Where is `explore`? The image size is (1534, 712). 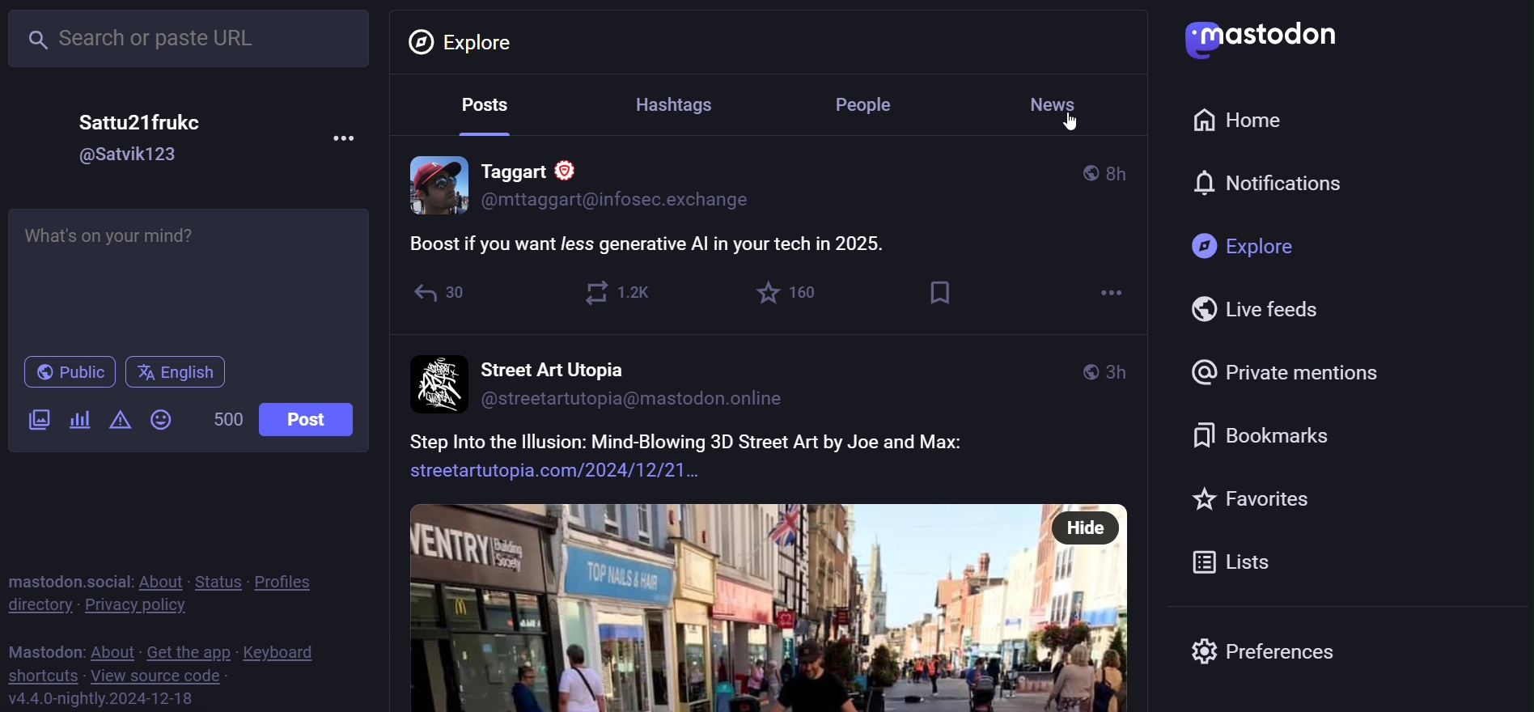 explore is located at coordinates (1245, 247).